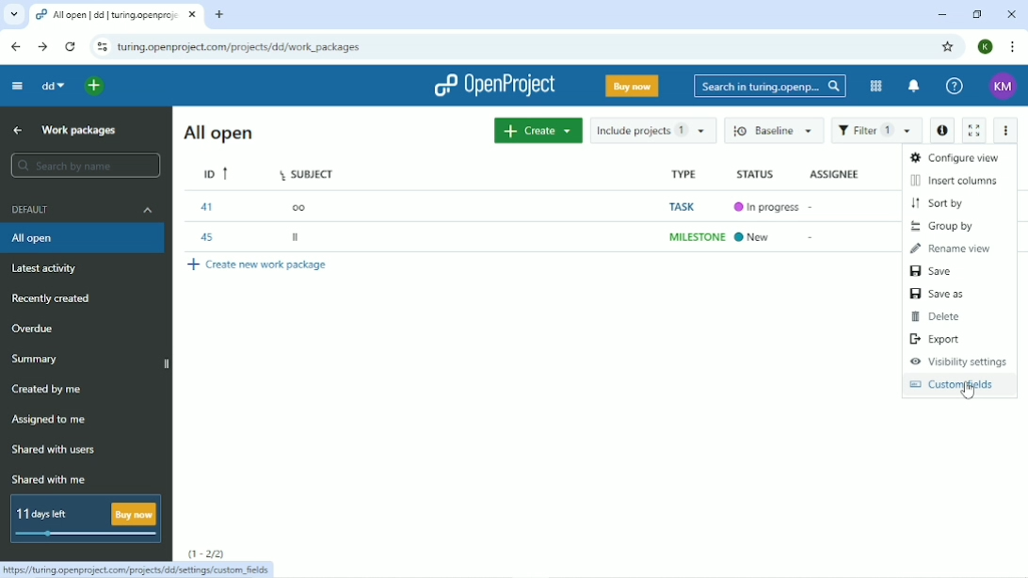 Image resolution: width=1028 pixels, height=578 pixels. Describe the element at coordinates (954, 87) in the screenshot. I see `Help` at that location.